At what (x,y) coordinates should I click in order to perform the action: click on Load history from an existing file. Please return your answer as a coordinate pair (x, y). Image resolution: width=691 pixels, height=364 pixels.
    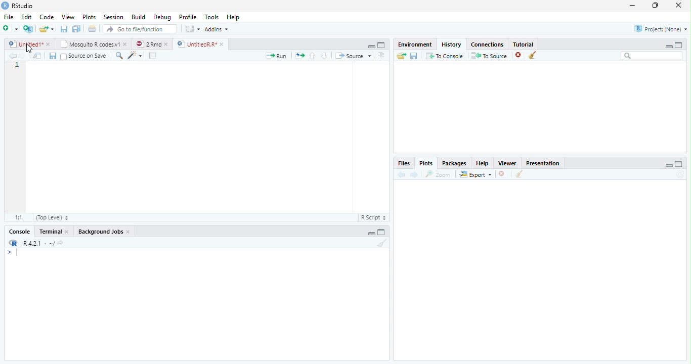
    Looking at the image, I should click on (401, 56).